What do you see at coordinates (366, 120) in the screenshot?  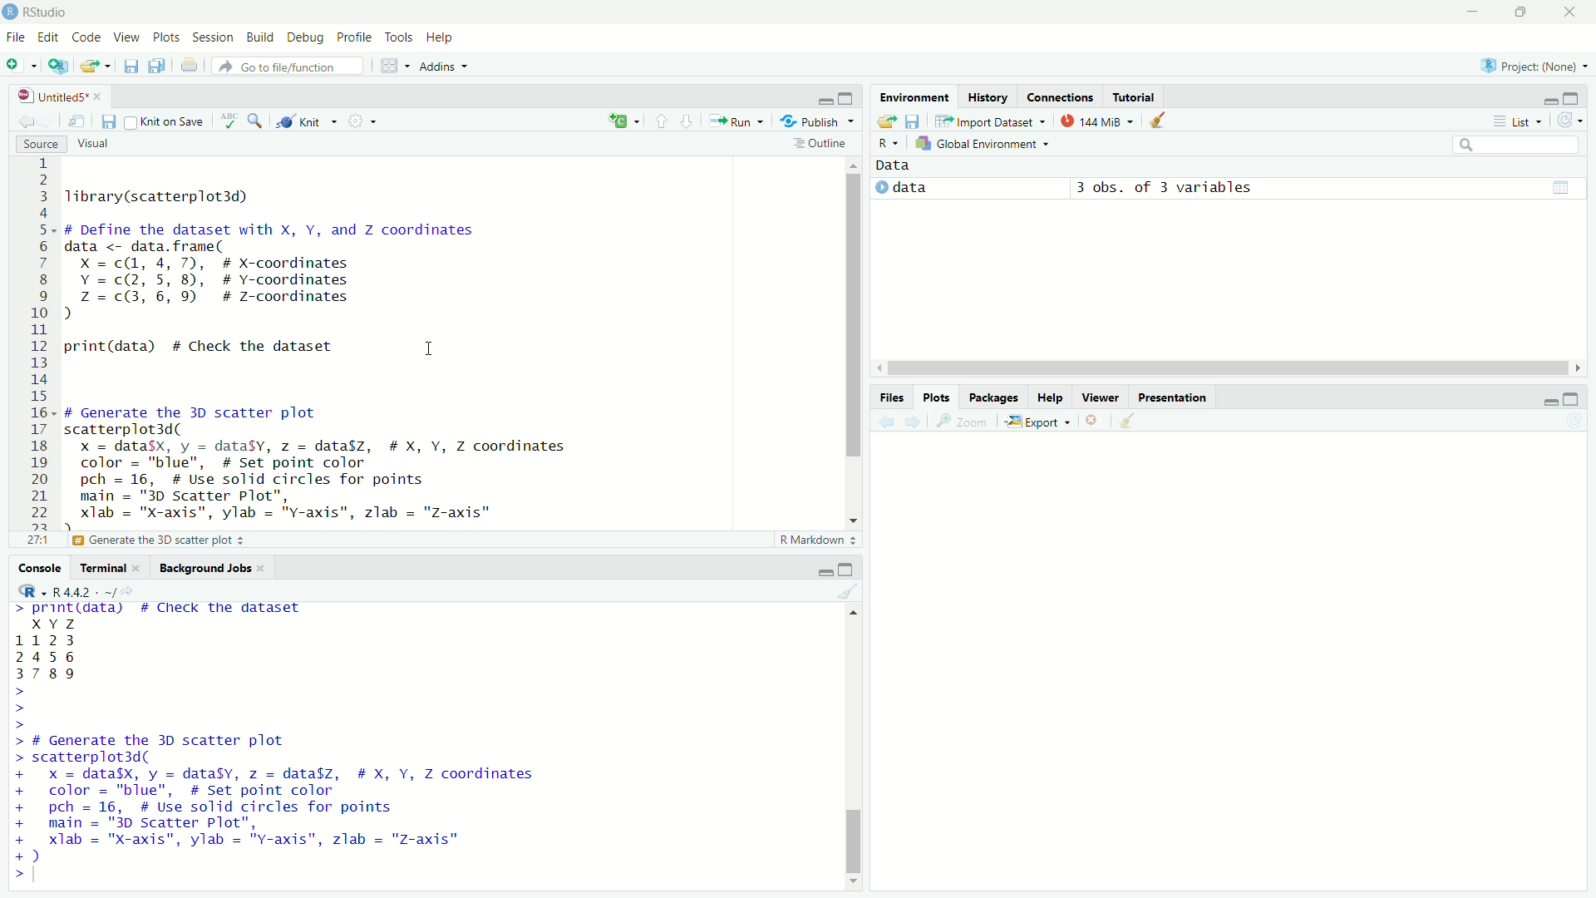 I see `Settings` at bounding box center [366, 120].